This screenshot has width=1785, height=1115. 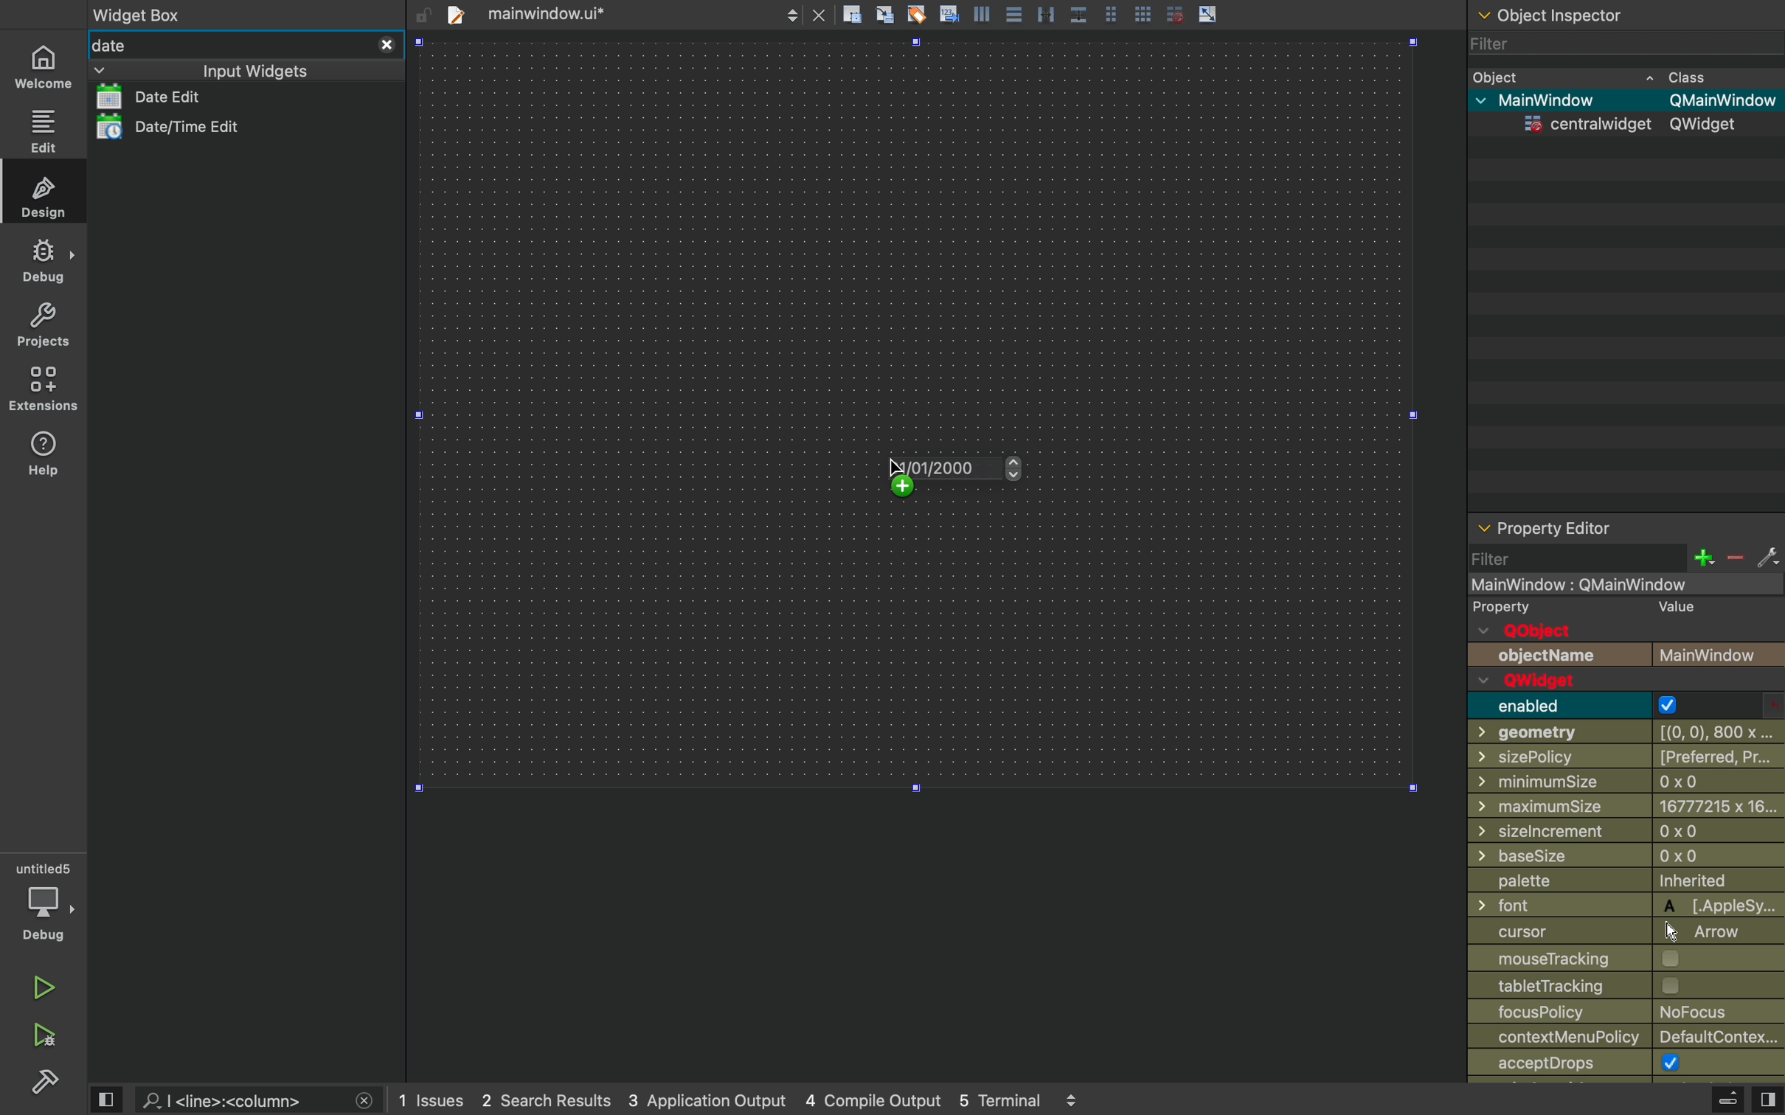 What do you see at coordinates (212, 71) in the screenshot?
I see `input widgets` at bounding box center [212, 71].